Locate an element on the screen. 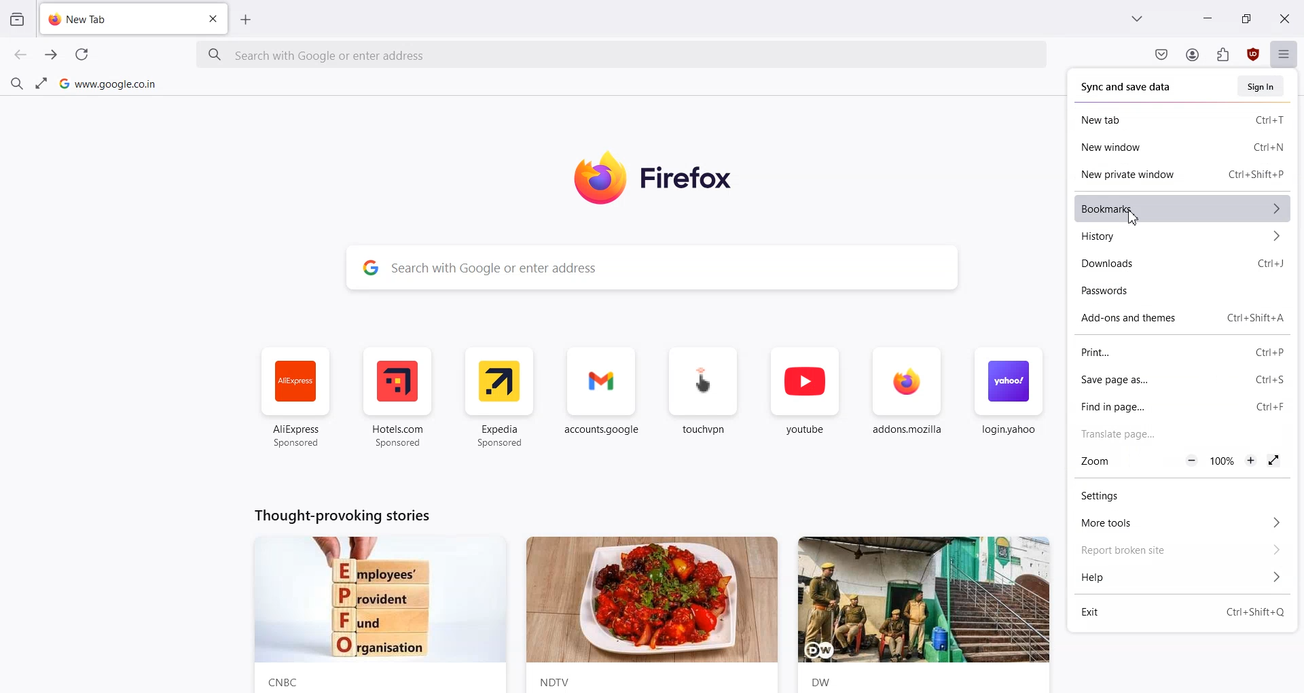  Zoom In is located at coordinates (1250, 460).